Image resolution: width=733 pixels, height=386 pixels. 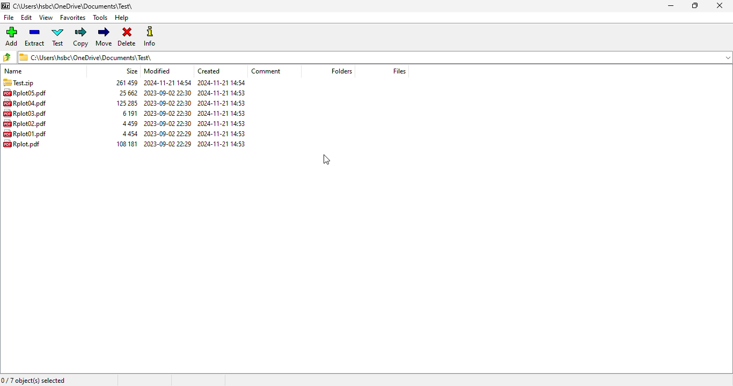 I want to click on name, so click(x=13, y=71).